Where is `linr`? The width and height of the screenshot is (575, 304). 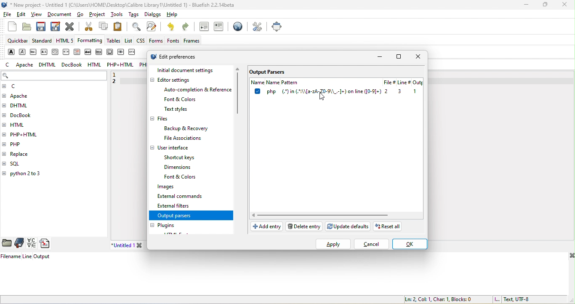
linr is located at coordinates (405, 86).